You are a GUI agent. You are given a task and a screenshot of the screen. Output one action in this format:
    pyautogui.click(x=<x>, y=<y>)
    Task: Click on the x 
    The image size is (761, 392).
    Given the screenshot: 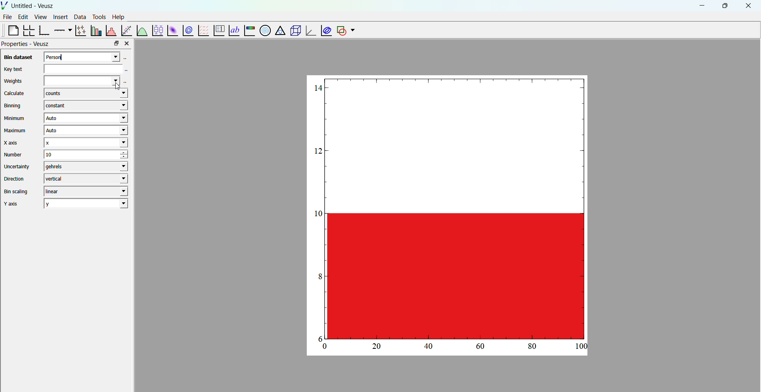 What is the action you would take?
    pyautogui.click(x=85, y=143)
    